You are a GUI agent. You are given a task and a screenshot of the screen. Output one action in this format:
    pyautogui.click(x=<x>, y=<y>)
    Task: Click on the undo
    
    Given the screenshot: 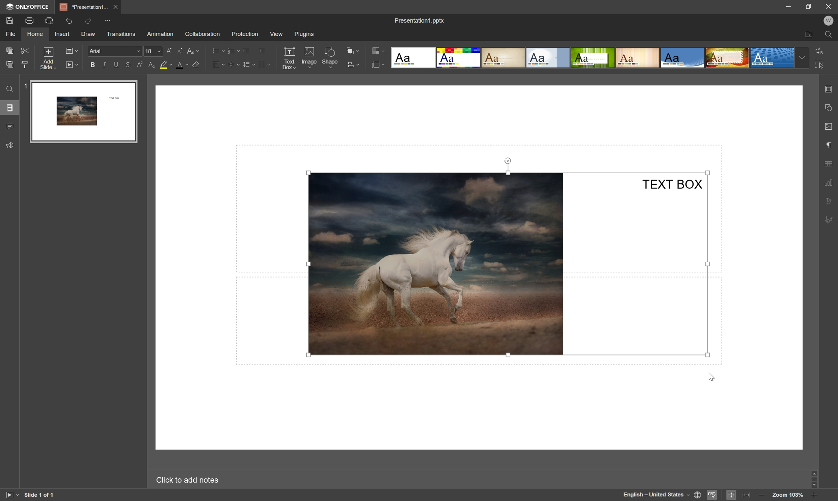 What is the action you would take?
    pyautogui.click(x=69, y=22)
    